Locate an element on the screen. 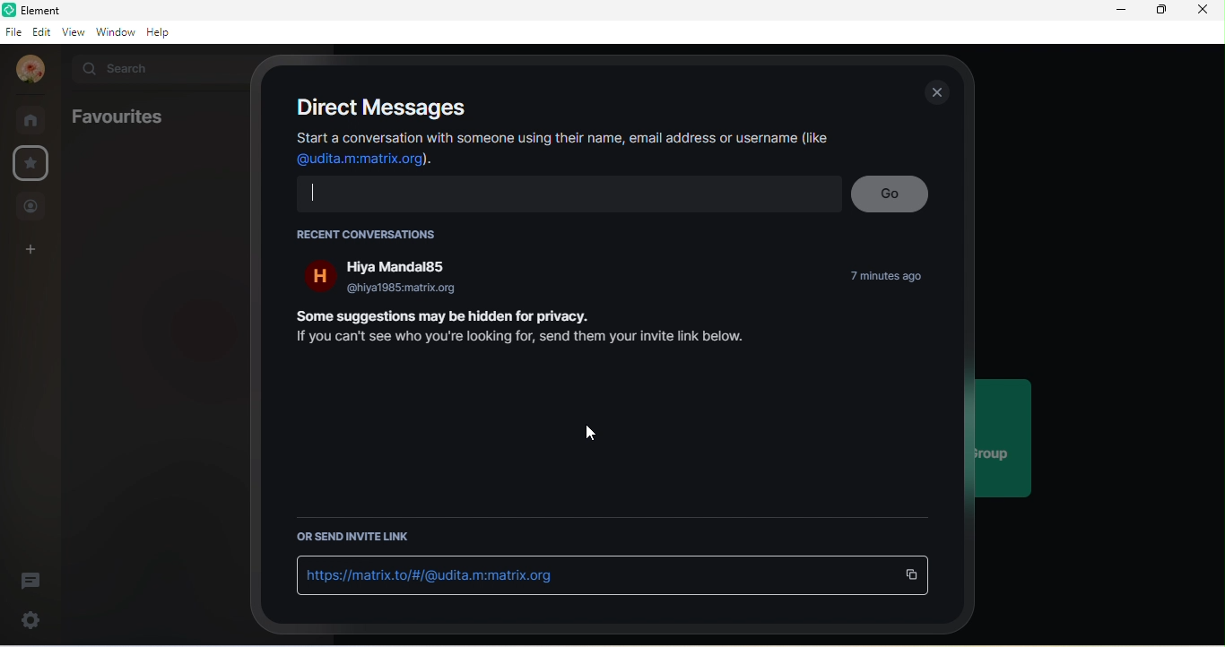  Some suggestions may be hidden for privacy If you can't see who you're looking for, send them your invite link below. is located at coordinates (517, 326).